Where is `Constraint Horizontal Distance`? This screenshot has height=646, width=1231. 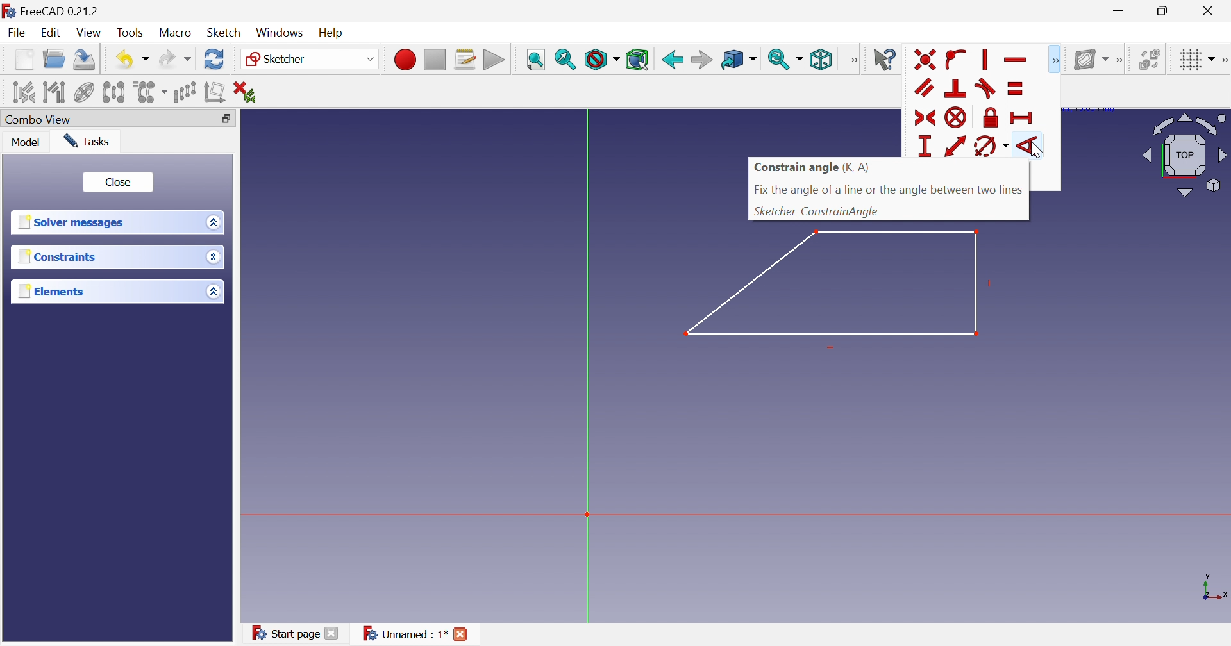 Constraint Horizontal Distance is located at coordinates (1021, 119).